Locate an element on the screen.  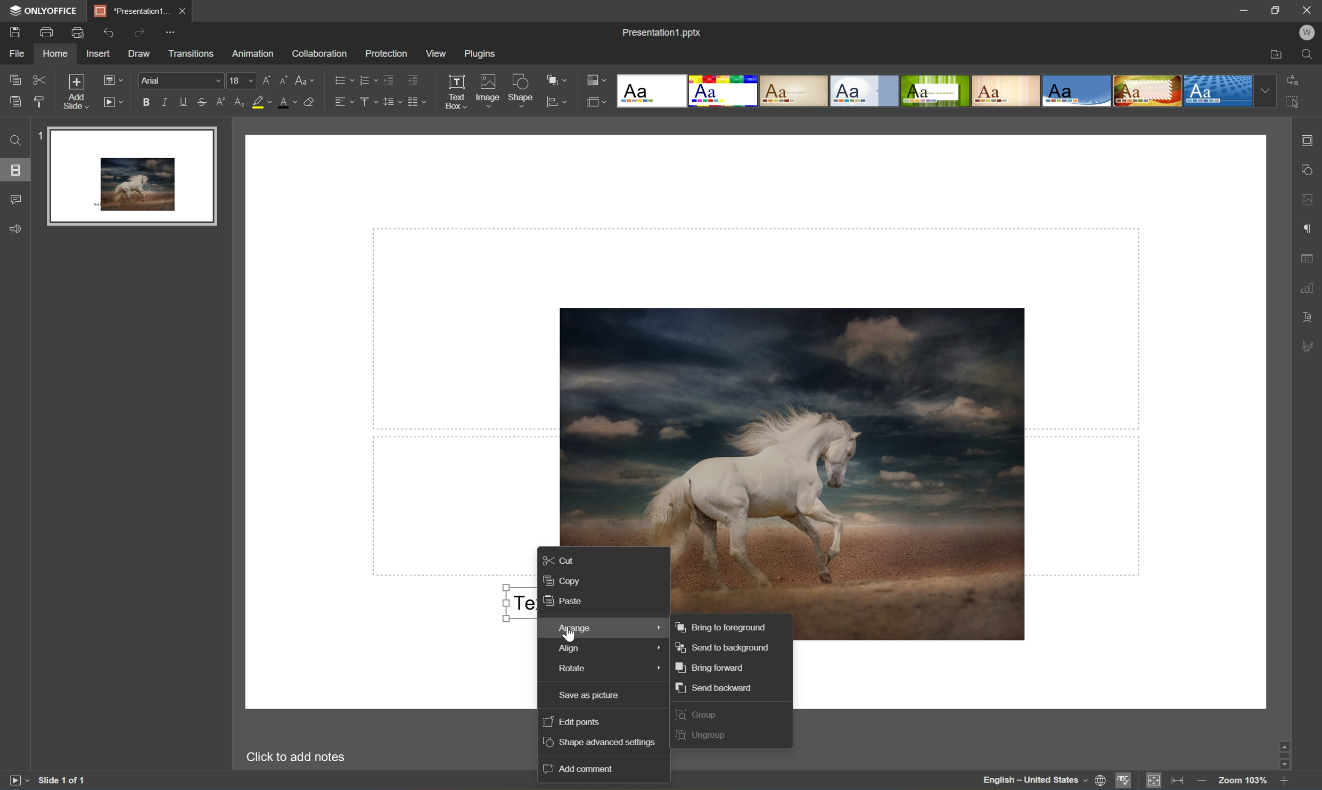
Official is located at coordinates (865, 90).